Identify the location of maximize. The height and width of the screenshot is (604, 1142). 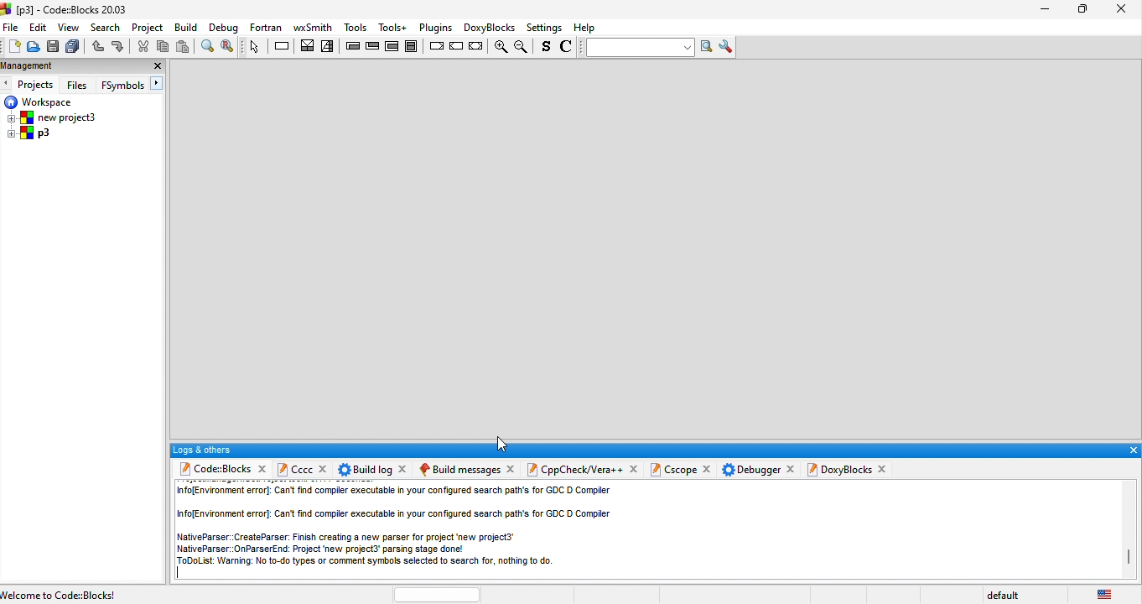
(1078, 10).